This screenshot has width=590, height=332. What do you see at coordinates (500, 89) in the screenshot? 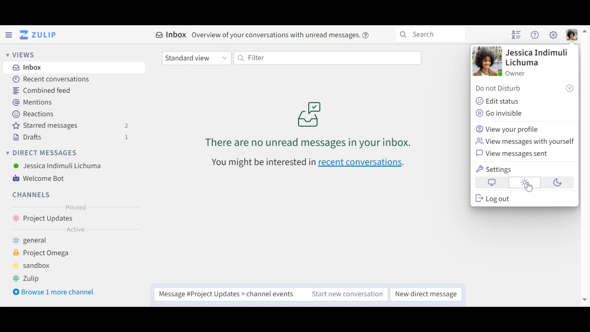
I see `Do not disturb` at bounding box center [500, 89].